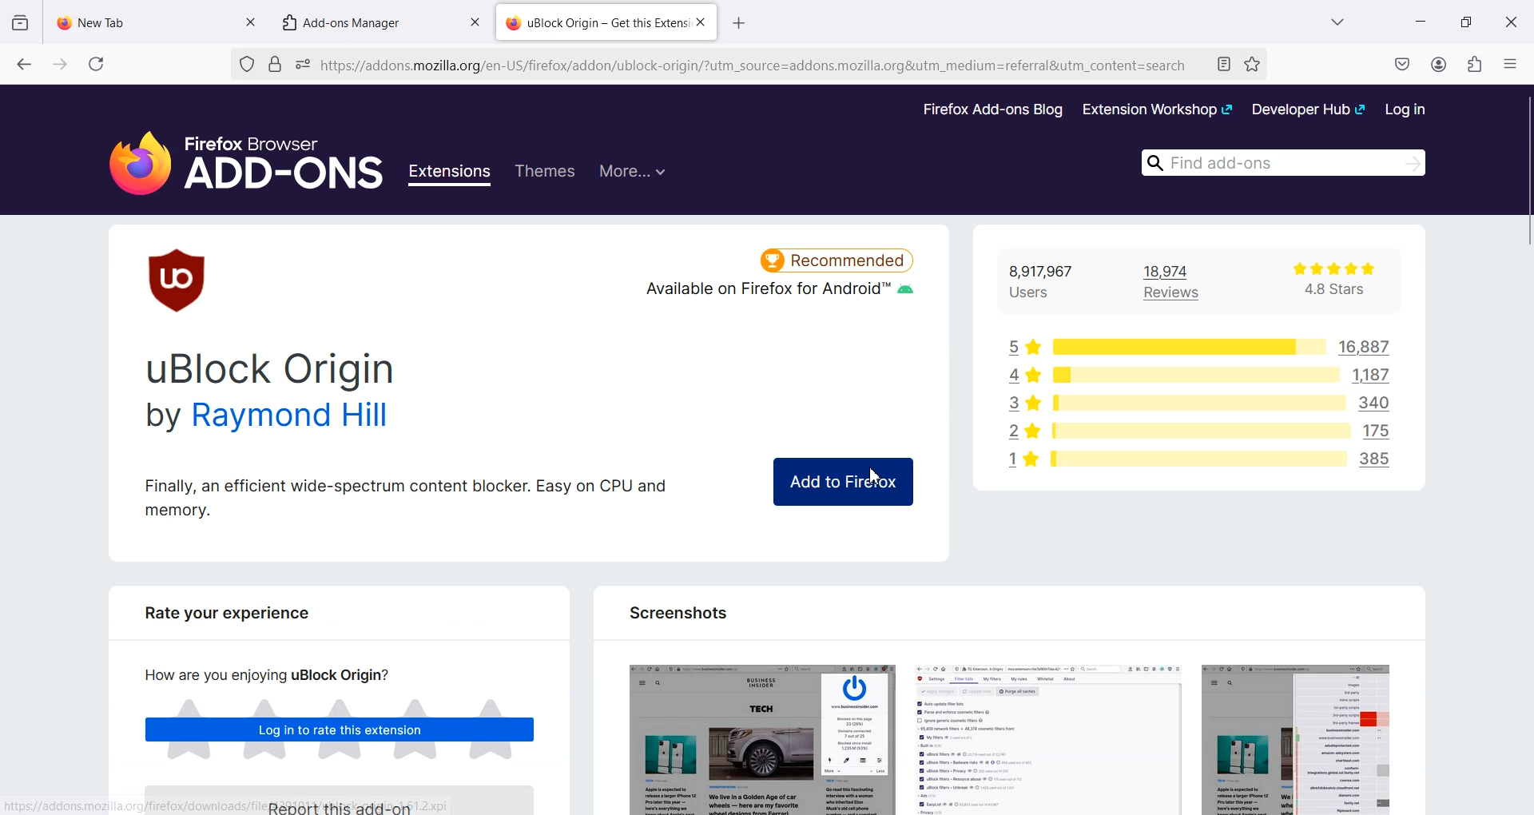  Describe the element at coordinates (244, 65) in the screenshot. I see `No trackers known to Firefox` at that location.